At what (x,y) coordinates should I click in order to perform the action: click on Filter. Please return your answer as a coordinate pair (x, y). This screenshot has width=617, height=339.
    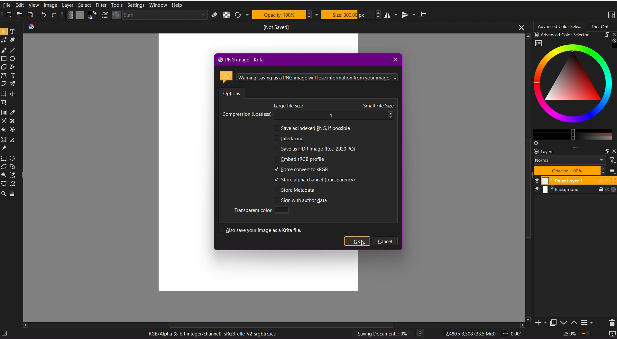
    Looking at the image, I should click on (101, 5).